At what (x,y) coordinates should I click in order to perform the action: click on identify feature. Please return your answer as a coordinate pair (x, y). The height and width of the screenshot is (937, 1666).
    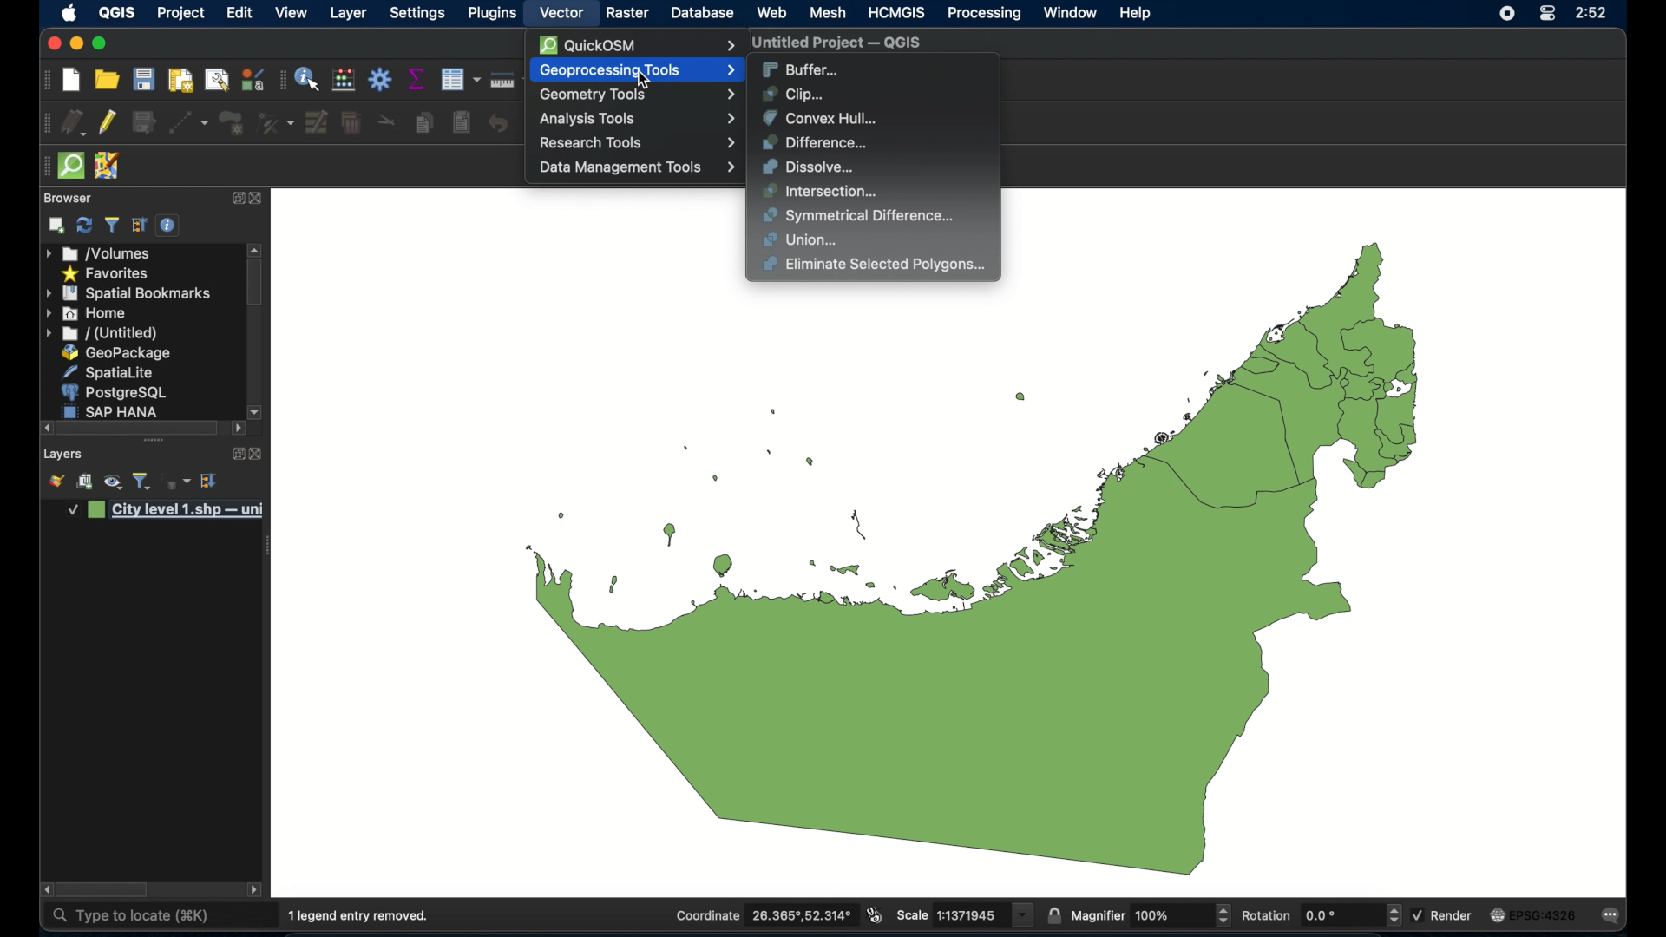
    Looking at the image, I should click on (309, 80).